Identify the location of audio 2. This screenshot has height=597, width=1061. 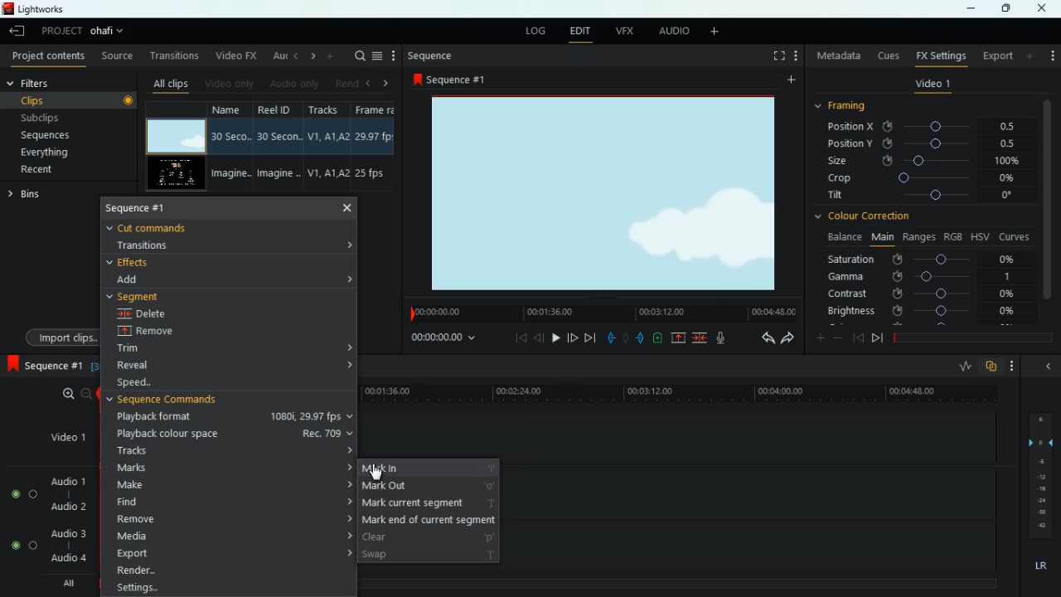
(65, 507).